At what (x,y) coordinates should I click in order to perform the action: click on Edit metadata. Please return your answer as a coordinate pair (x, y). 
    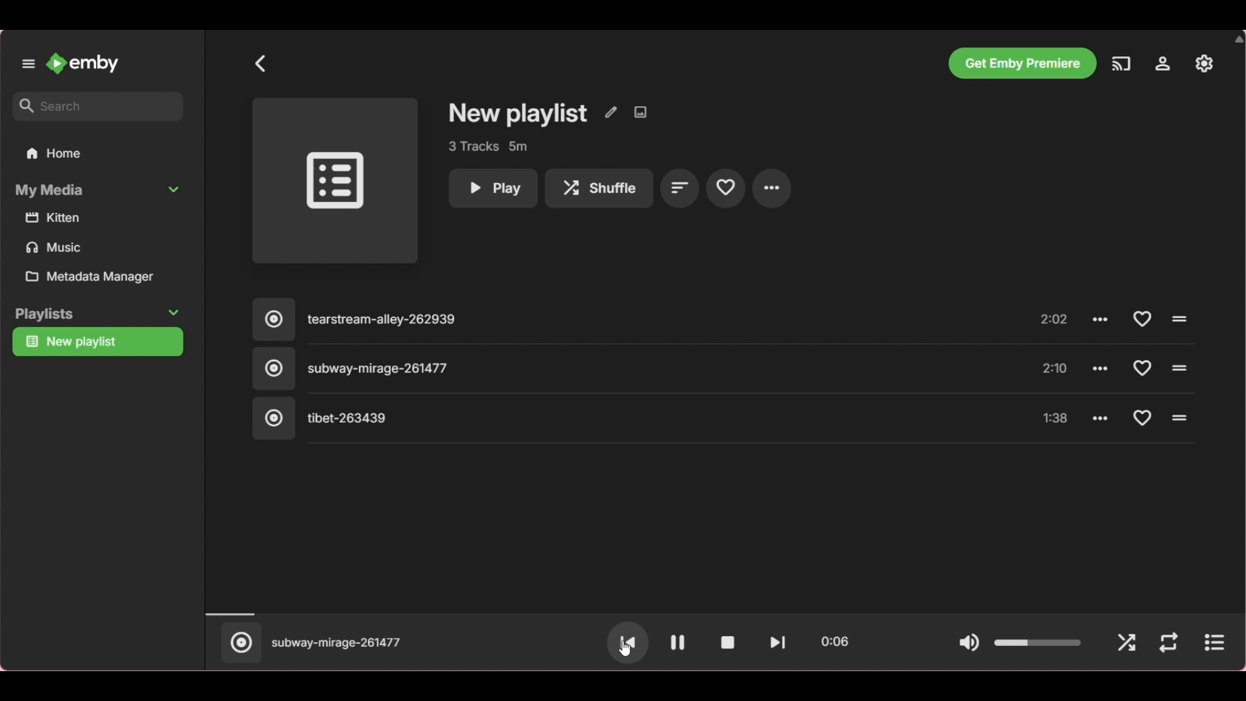
    Looking at the image, I should click on (611, 112).